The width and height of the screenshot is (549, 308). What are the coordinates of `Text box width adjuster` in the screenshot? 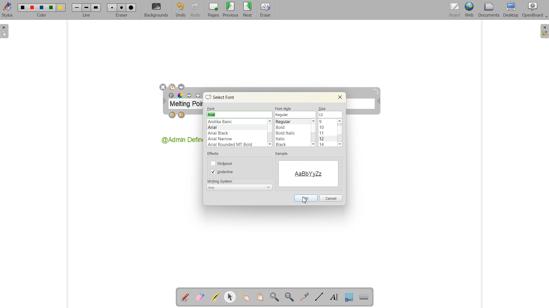 It's located at (164, 101).